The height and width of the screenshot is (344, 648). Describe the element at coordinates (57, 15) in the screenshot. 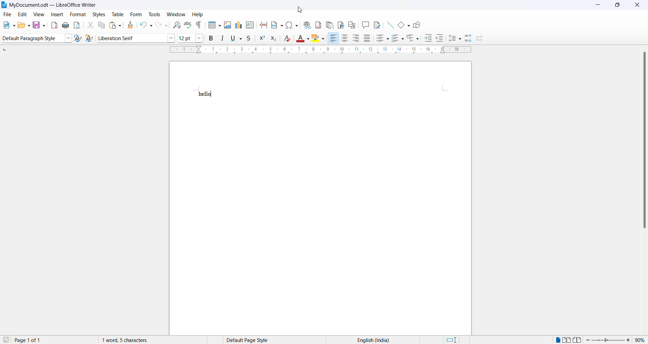

I see `Insert` at that location.